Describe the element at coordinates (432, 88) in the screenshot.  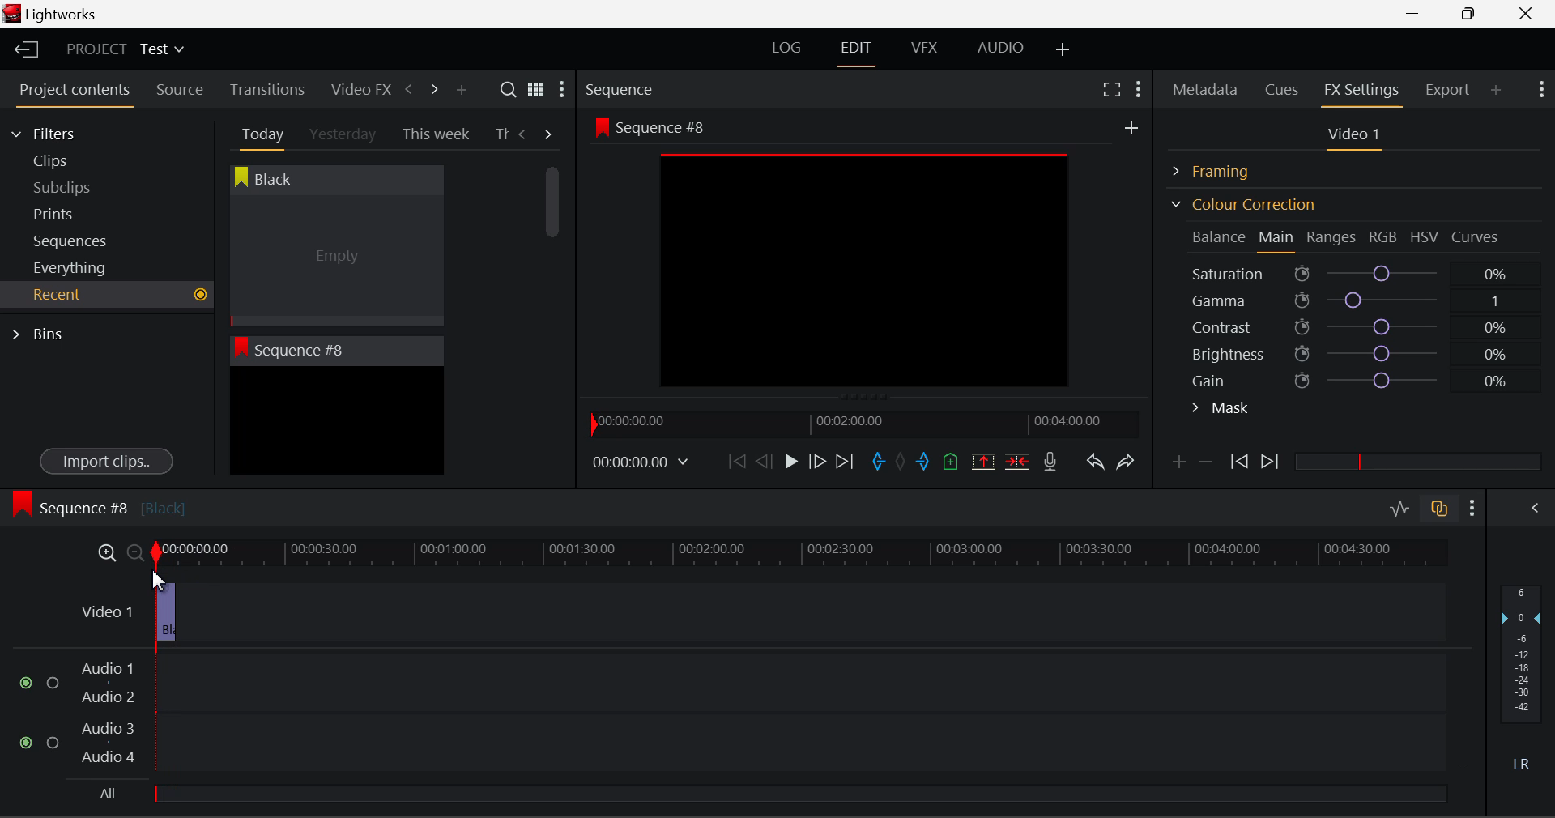
I see `Next Panel` at that location.